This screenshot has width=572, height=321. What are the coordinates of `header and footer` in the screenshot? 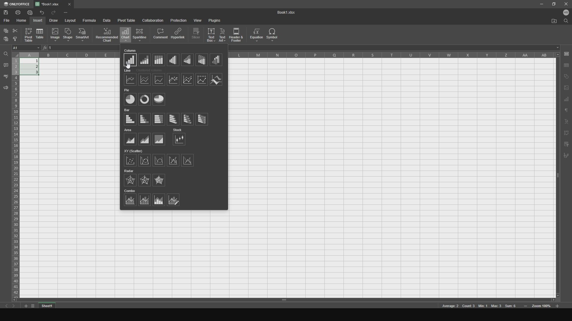 It's located at (237, 34).